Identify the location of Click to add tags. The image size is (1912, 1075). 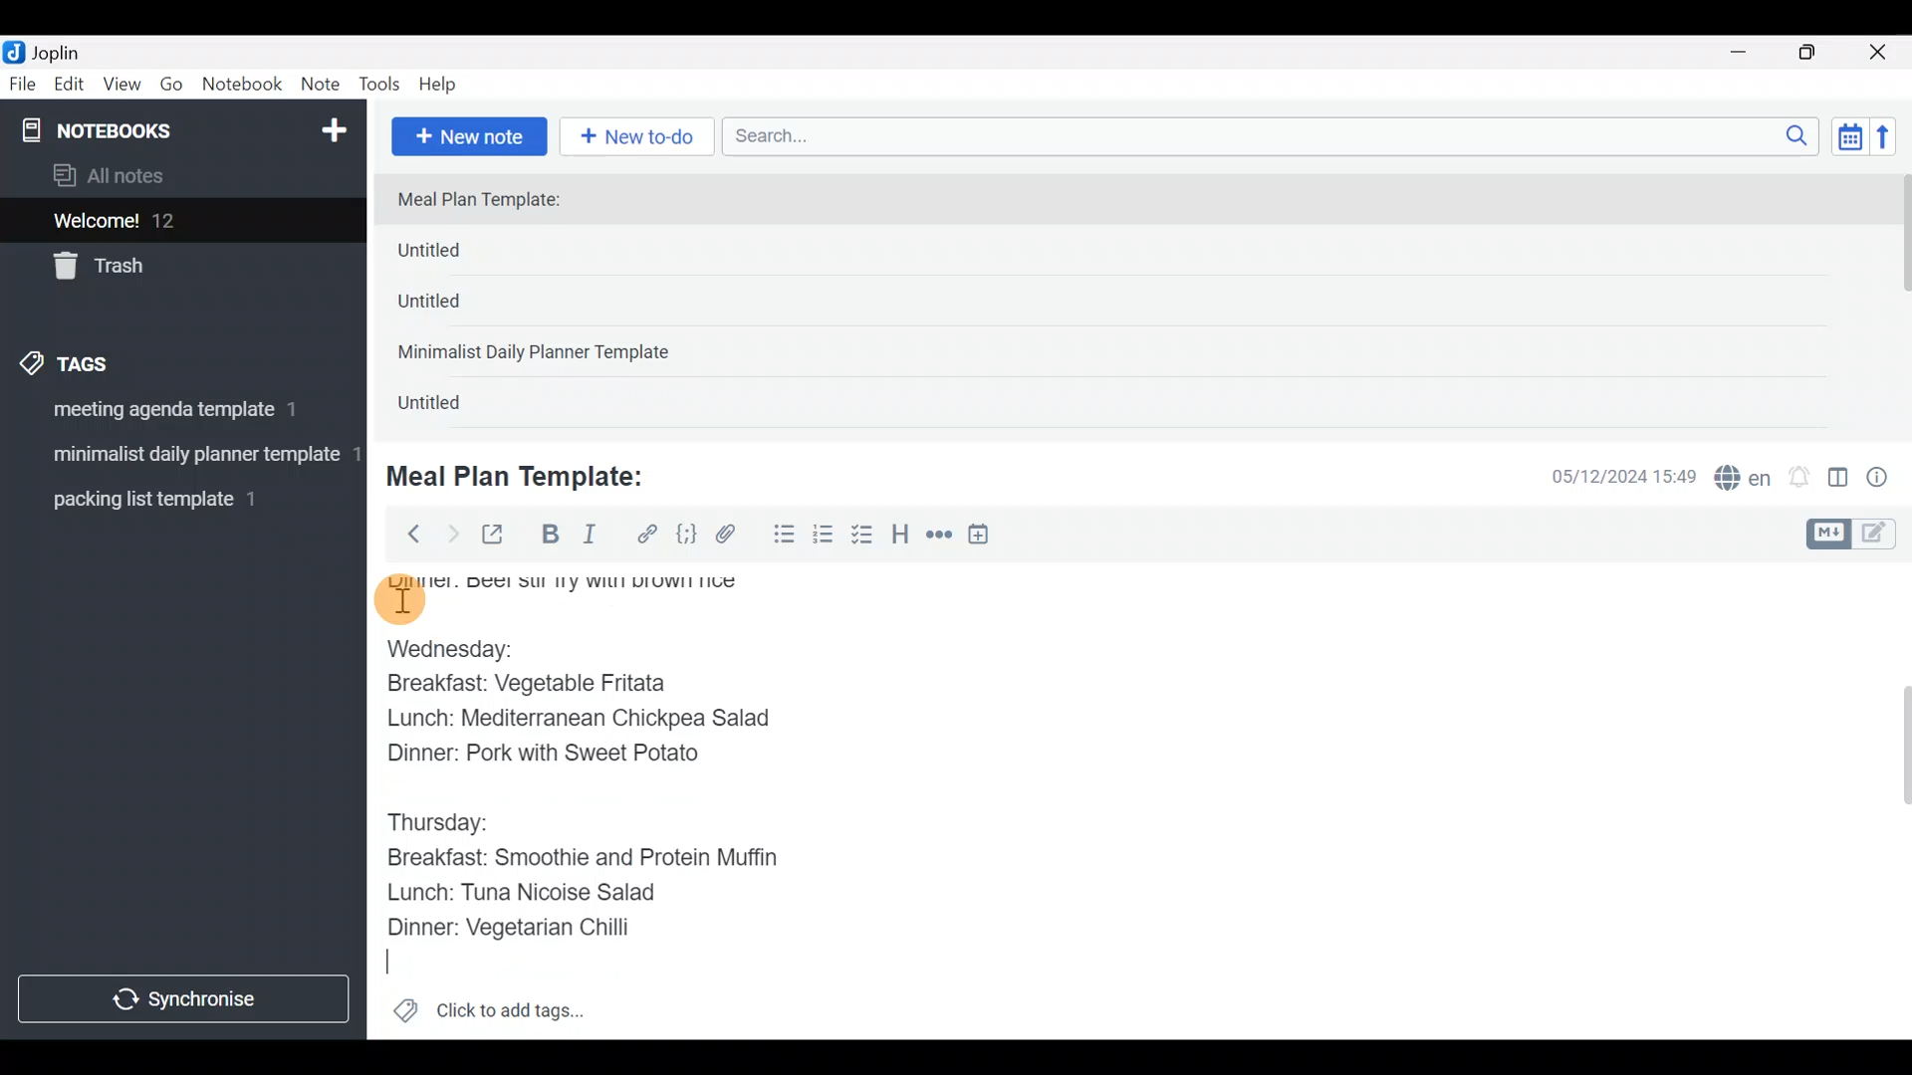
(488, 1017).